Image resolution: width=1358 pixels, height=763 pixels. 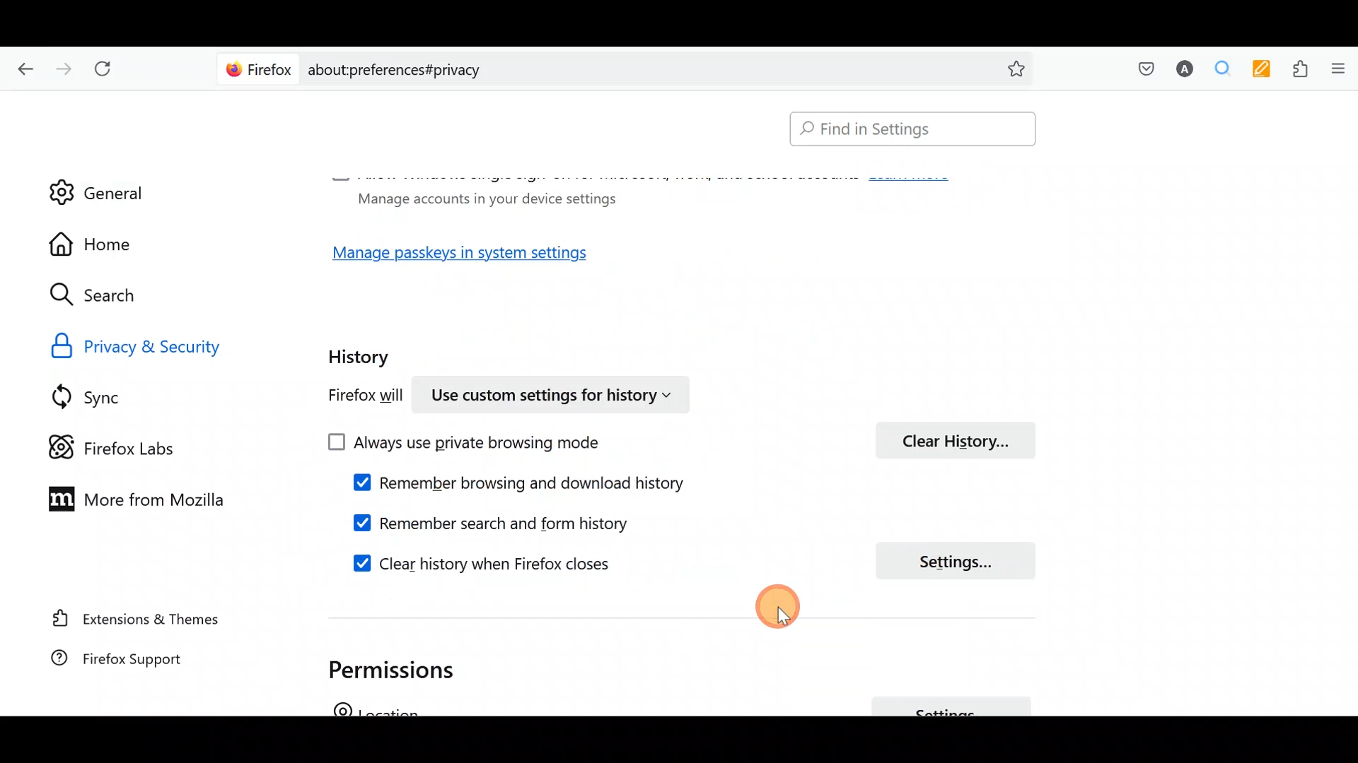 What do you see at coordinates (139, 621) in the screenshot?
I see `Extension & themes` at bounding box center [139, 621].